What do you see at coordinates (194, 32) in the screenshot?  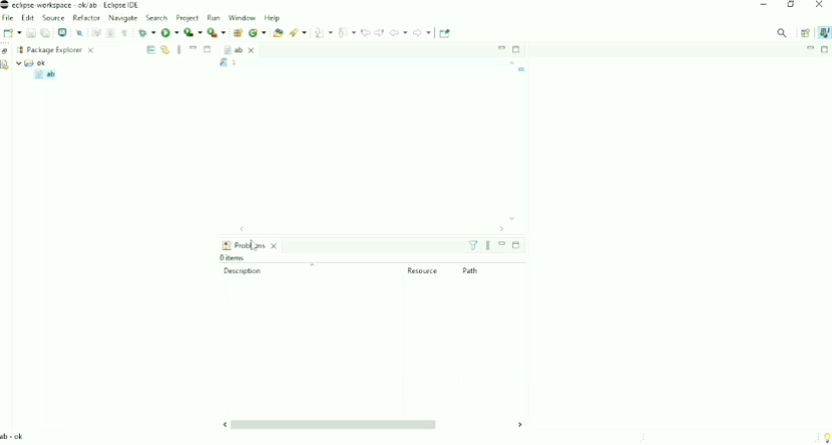 I see `Coverage` at bounding box center [194, 32].